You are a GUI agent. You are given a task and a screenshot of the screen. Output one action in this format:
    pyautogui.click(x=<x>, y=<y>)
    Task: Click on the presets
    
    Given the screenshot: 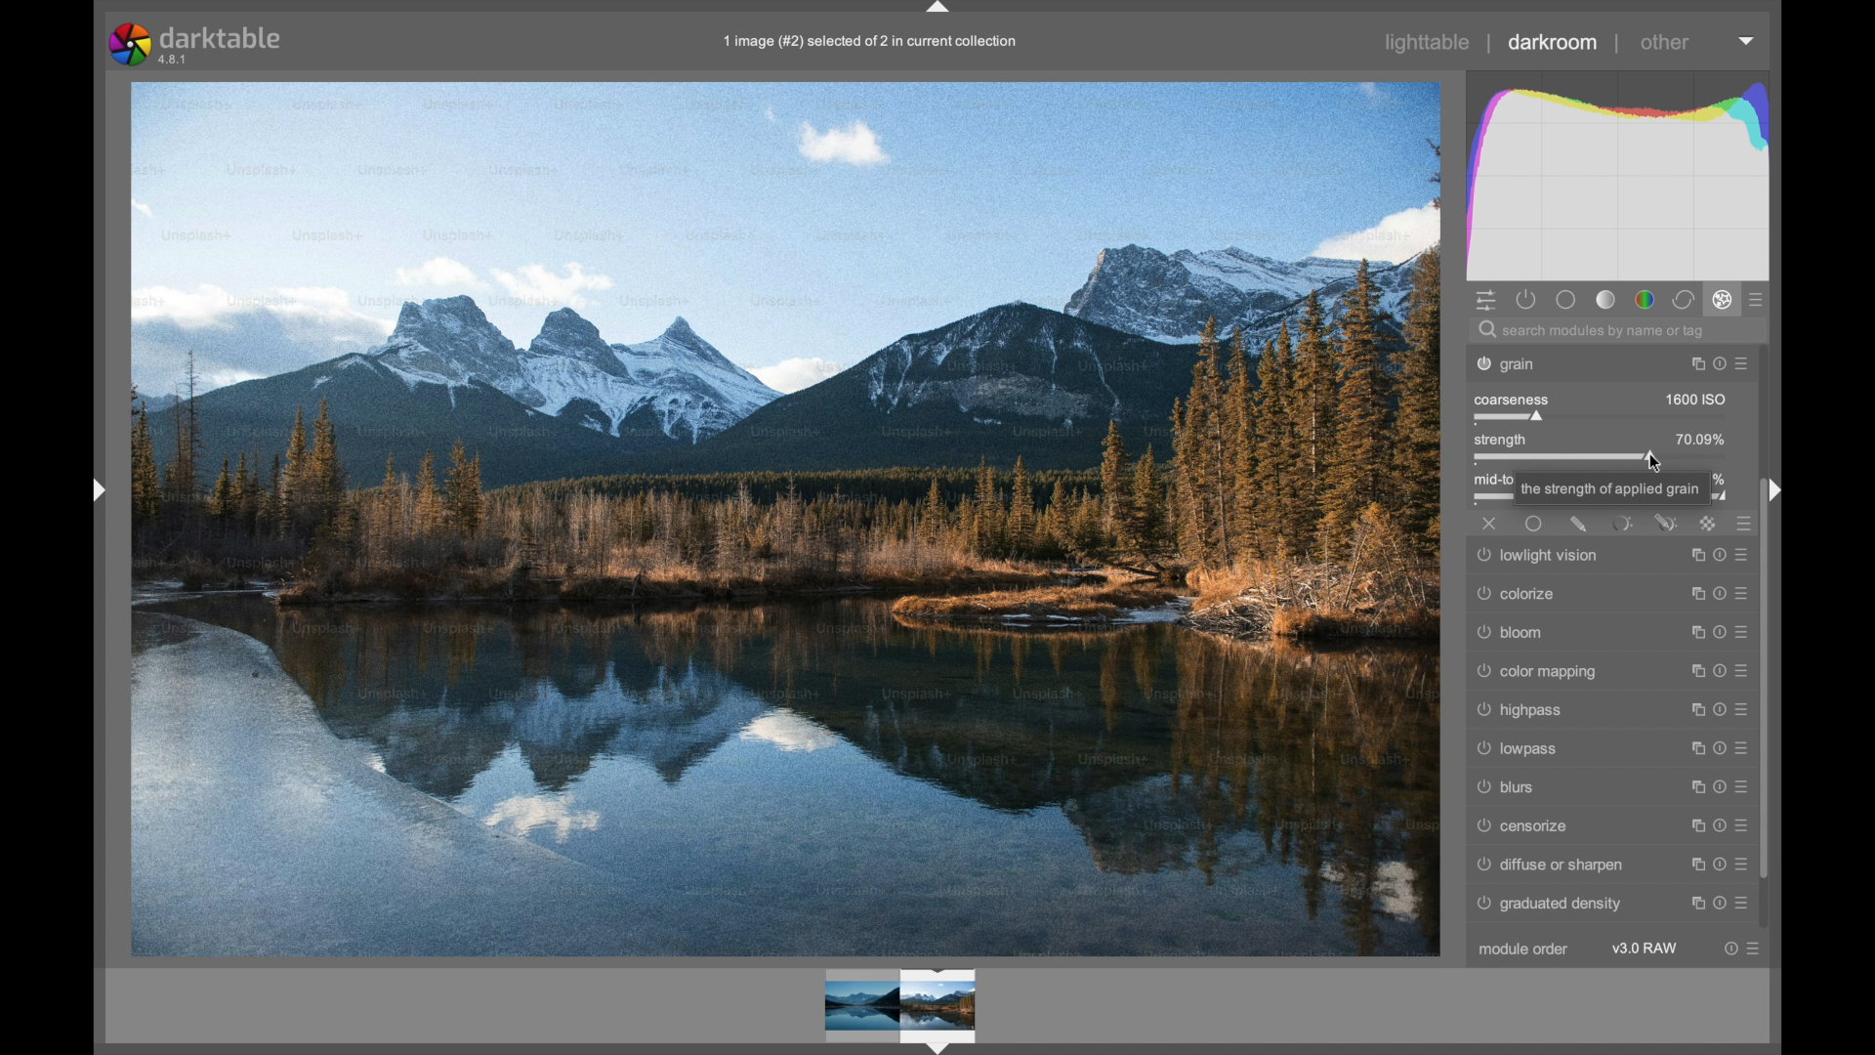 What is the action you would take?
    pyautogui.click(x=1749, y=825)
    